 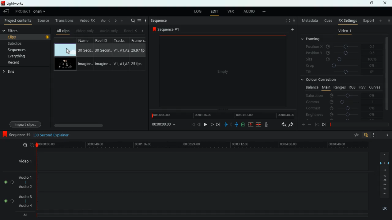 What do you see at coordinates (18, 56) in the screenshot?
I see `everything` at bounding box center [18, 56].